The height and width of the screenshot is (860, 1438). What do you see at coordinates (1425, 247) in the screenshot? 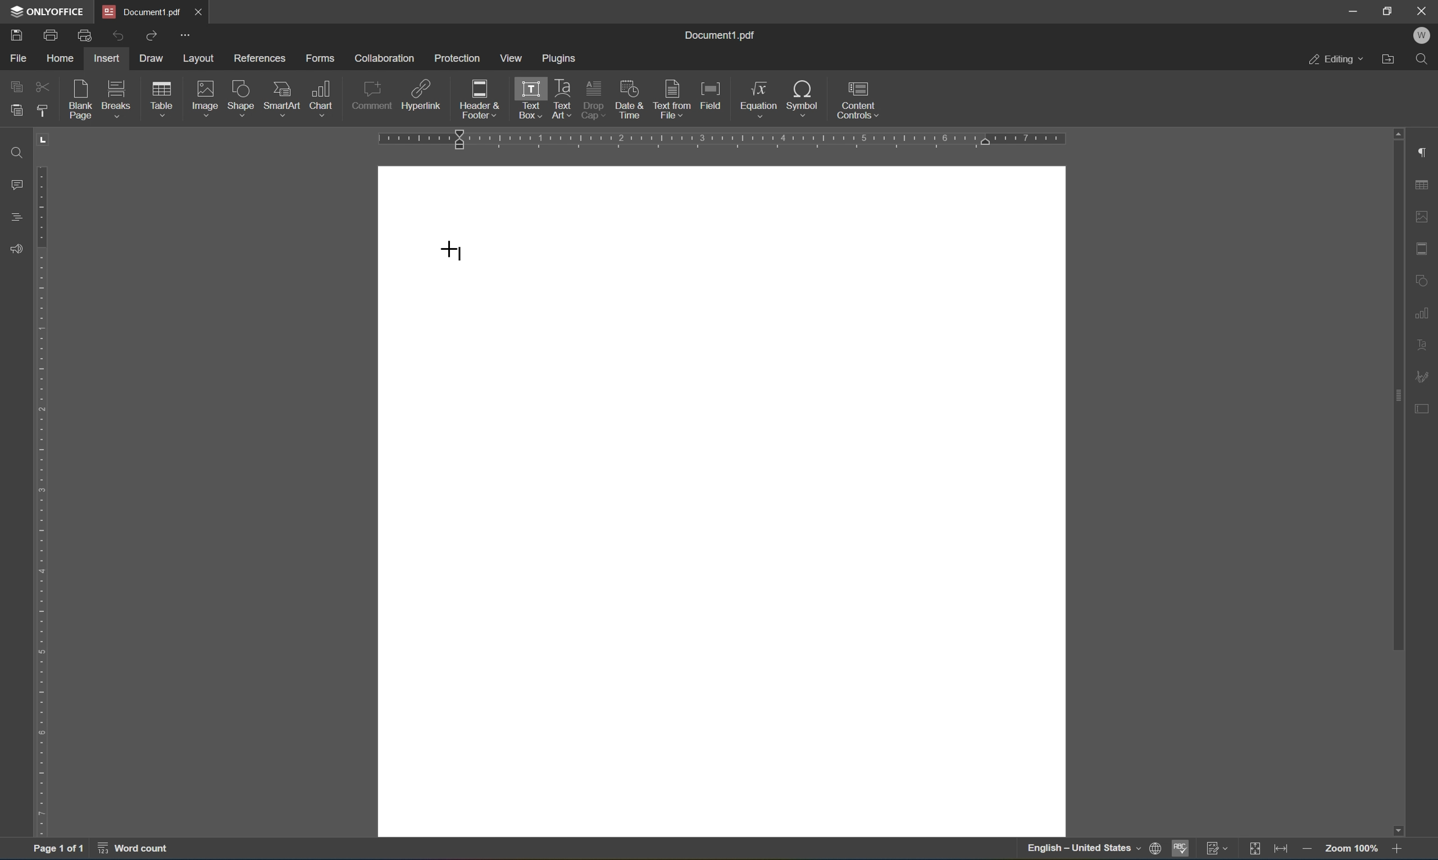
I see `Header and footer settings` at bounding box center [1425, 247].